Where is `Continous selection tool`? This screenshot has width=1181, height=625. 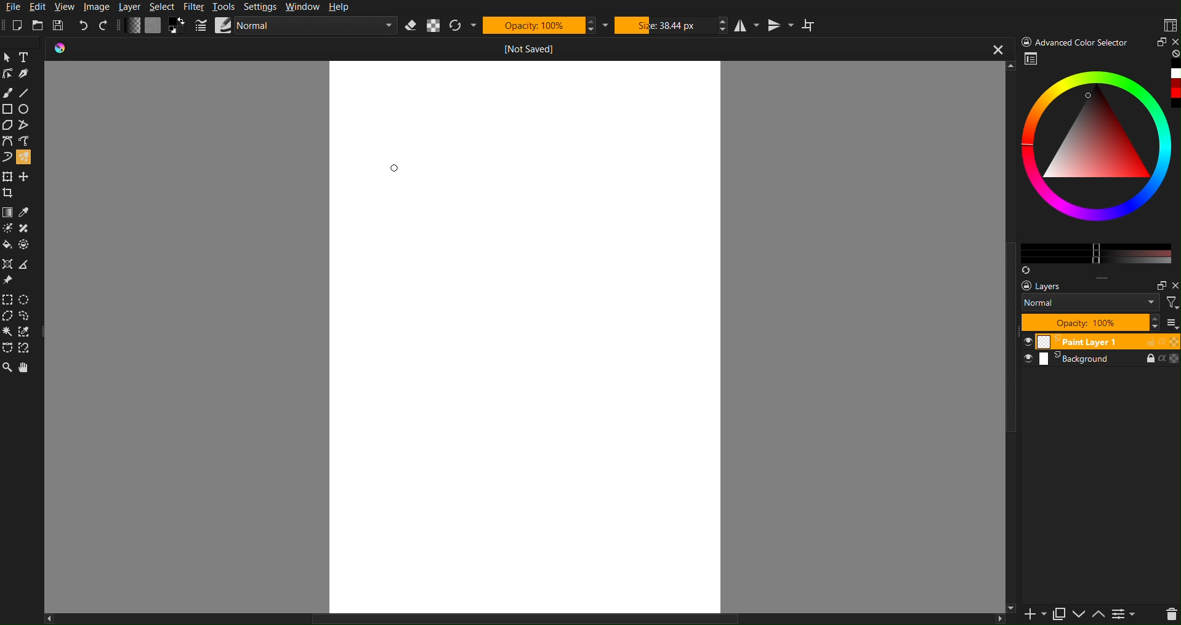
Continous selection tool is located at coordinates (8, 332).